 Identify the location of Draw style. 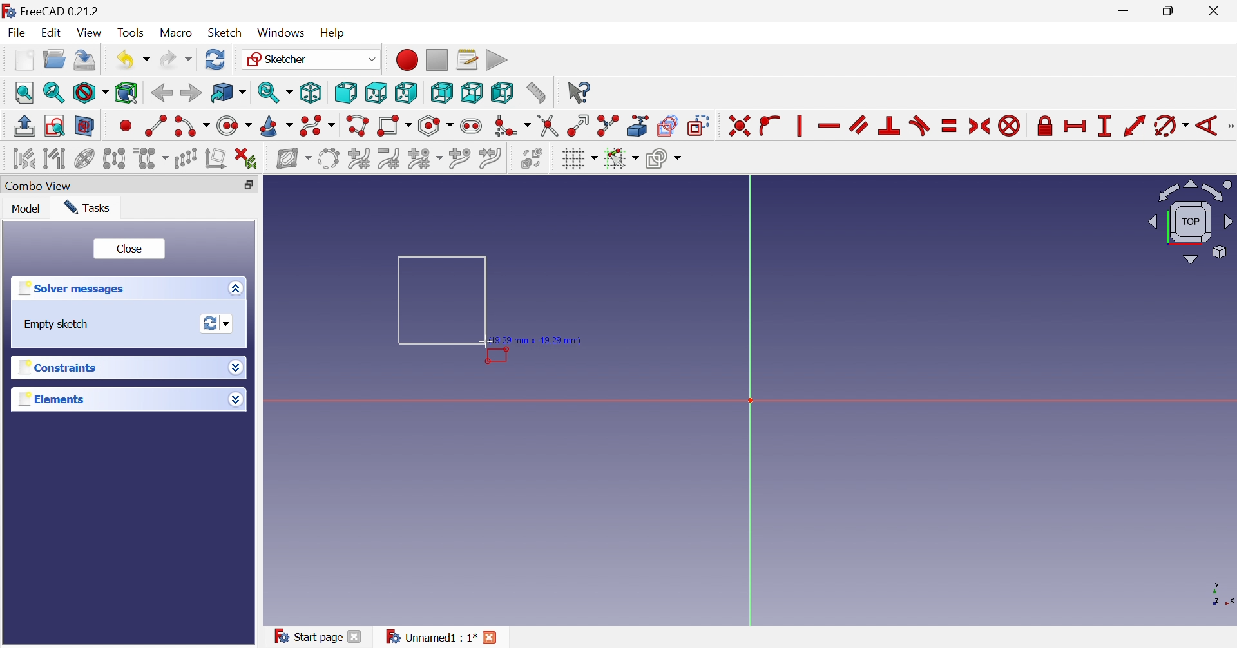
(90, 93).